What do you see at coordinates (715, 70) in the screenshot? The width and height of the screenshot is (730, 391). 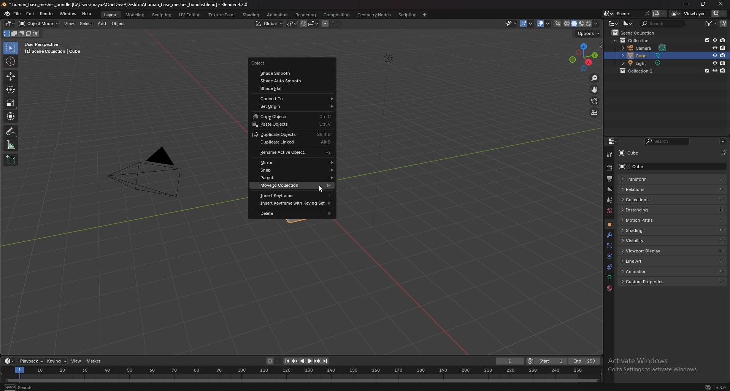 I see `hide in viewport` at bounding box center [715, 70].